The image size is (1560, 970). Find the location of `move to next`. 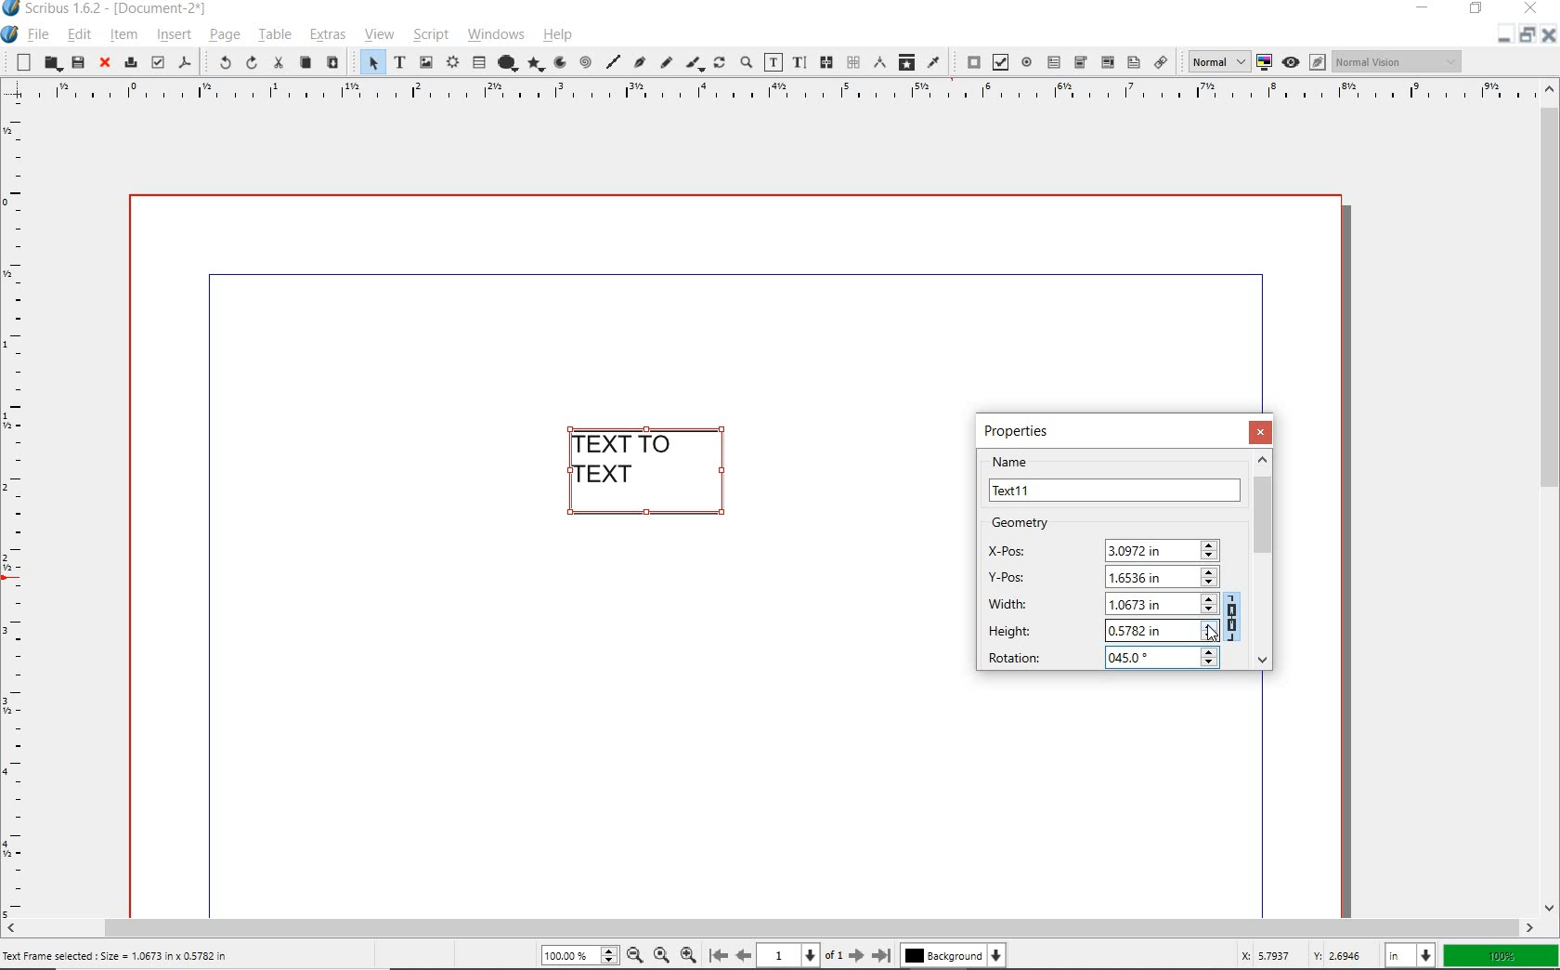

move to next is located at coordinates (860, 958).